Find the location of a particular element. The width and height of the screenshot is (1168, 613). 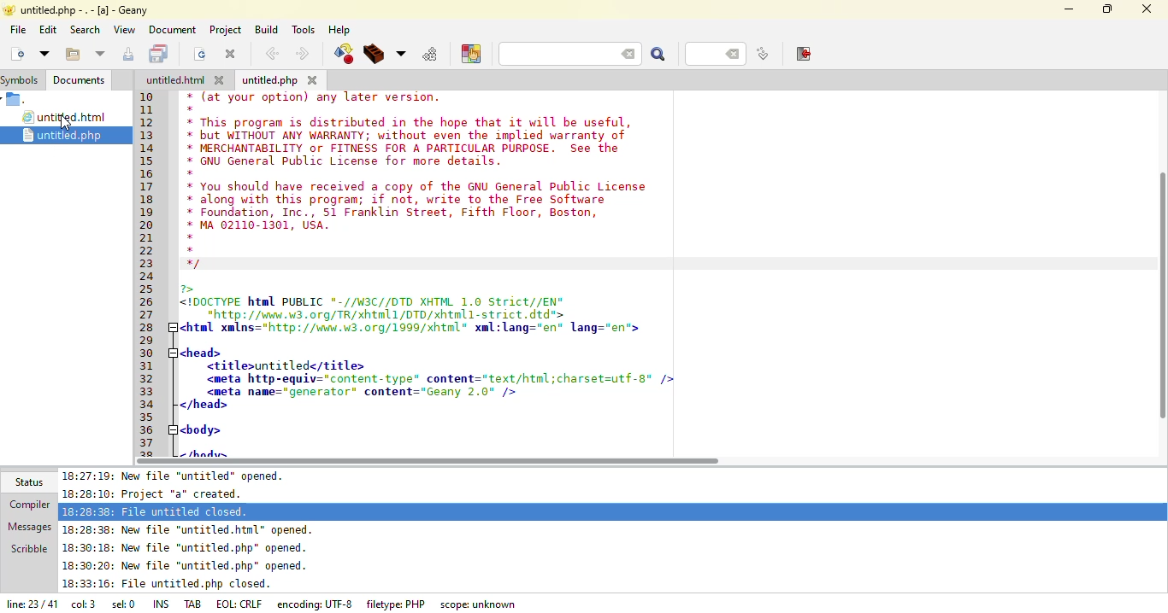

run or view is located at coordinates (430, 54).